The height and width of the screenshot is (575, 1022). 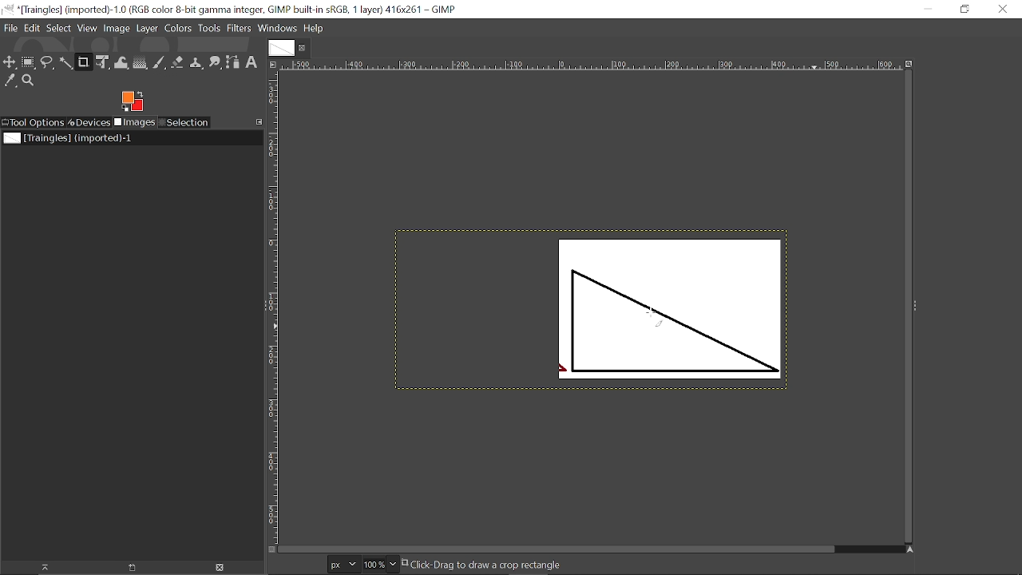 I want to click on Raise this image display, so click(x=43, y=567).